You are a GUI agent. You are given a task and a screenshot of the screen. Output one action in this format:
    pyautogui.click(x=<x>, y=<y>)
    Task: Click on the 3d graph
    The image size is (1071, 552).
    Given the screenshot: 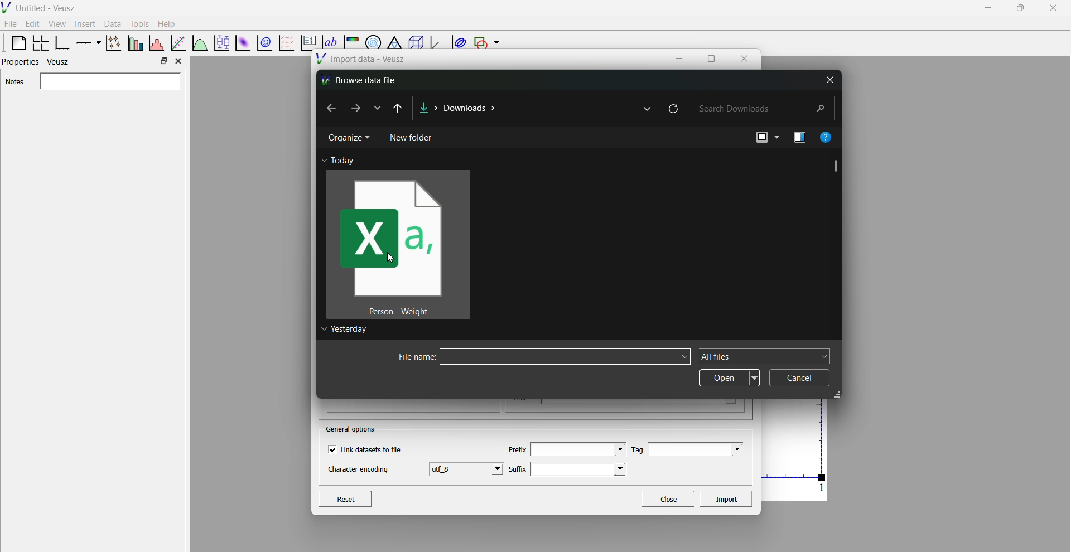 What is the action you would take?
    pyautogui.click(x=436, y=44)
    